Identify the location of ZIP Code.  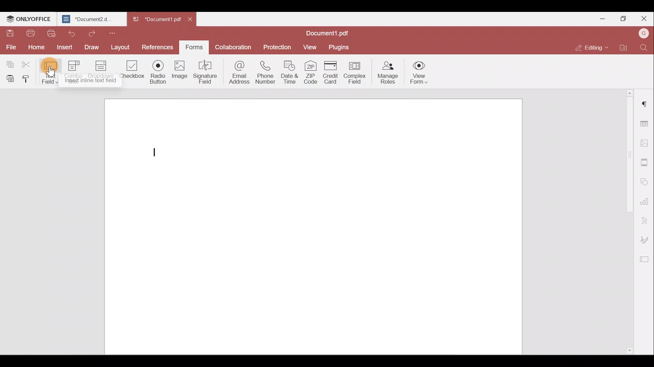
(311, 73).